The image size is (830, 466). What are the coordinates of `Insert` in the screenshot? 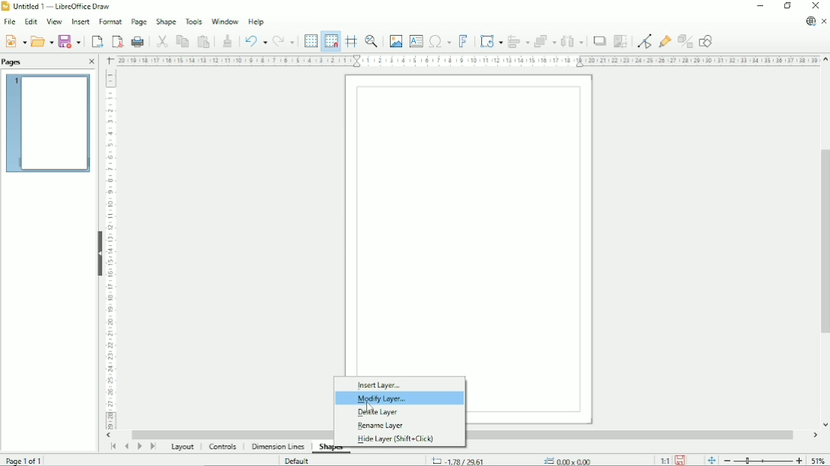 It's located at (81, 21).